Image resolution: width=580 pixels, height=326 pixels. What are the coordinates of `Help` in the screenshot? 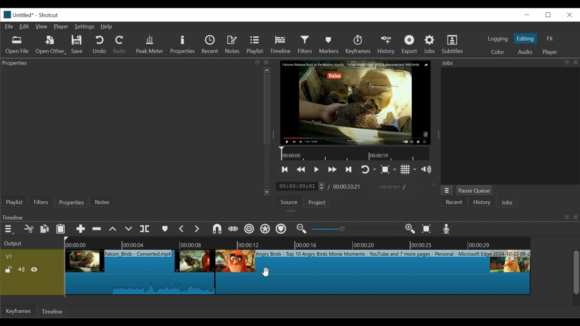 It's located at (107, 27).